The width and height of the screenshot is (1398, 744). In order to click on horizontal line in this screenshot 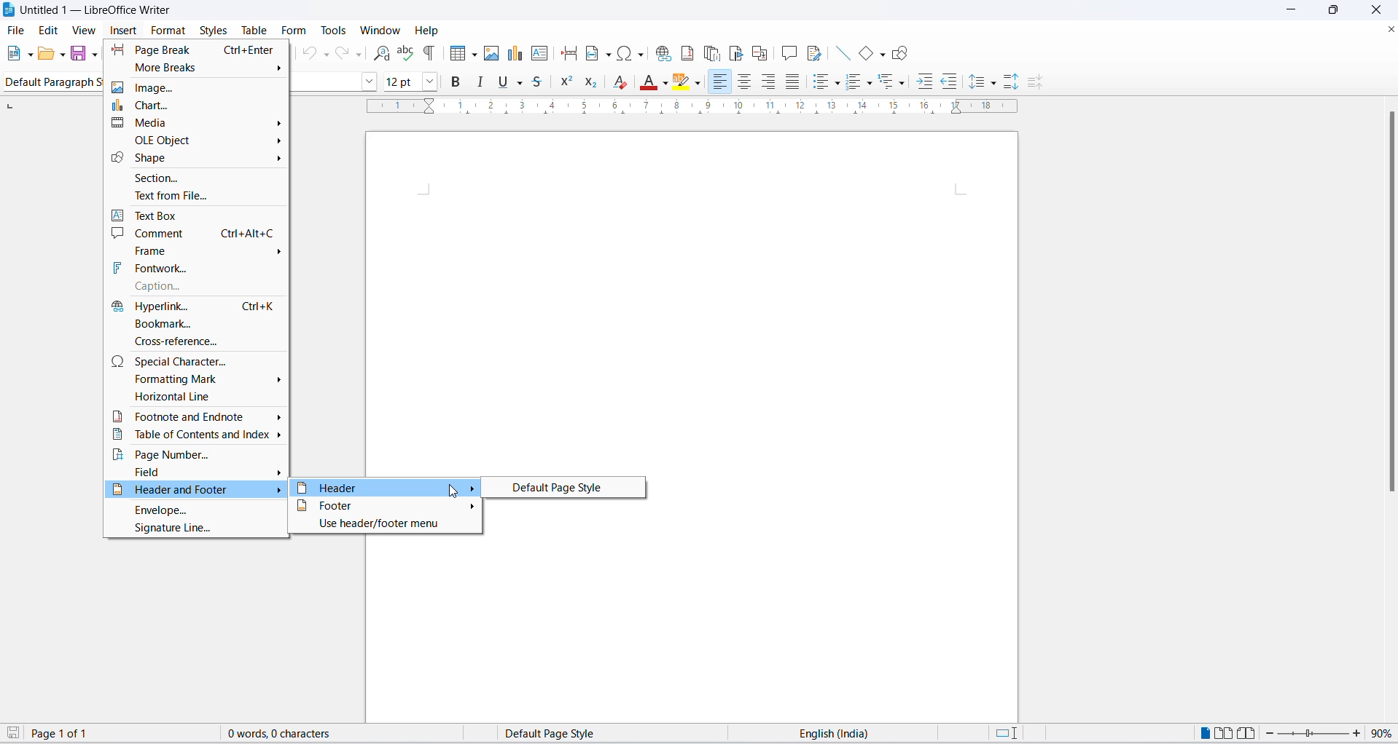, I will do `click(195, 398)`.